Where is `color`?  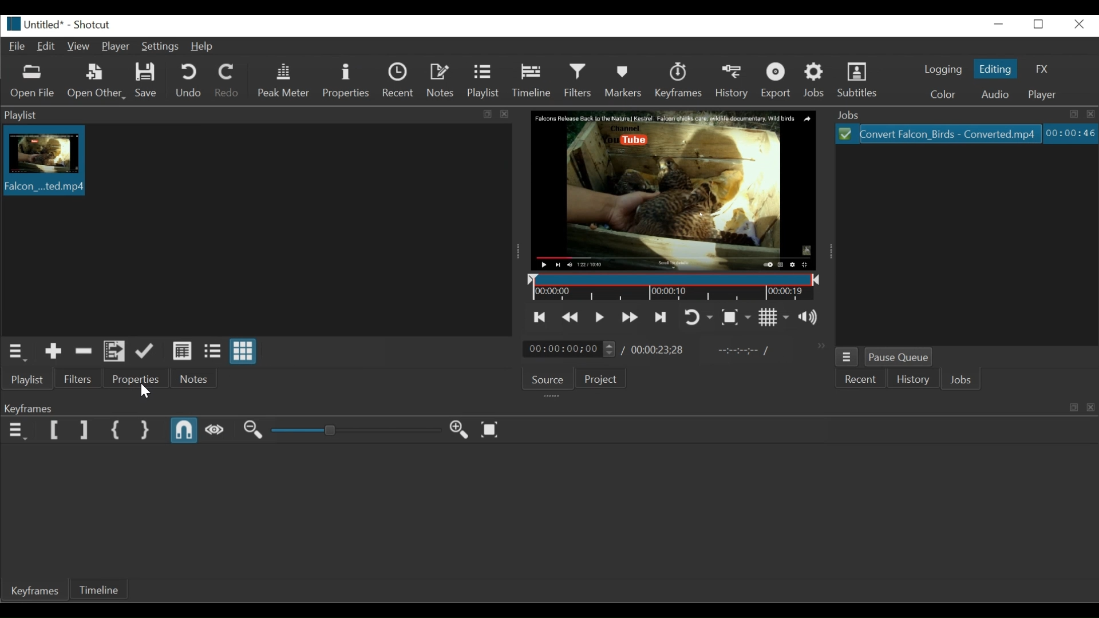 color is located at coordinates (943, 95).